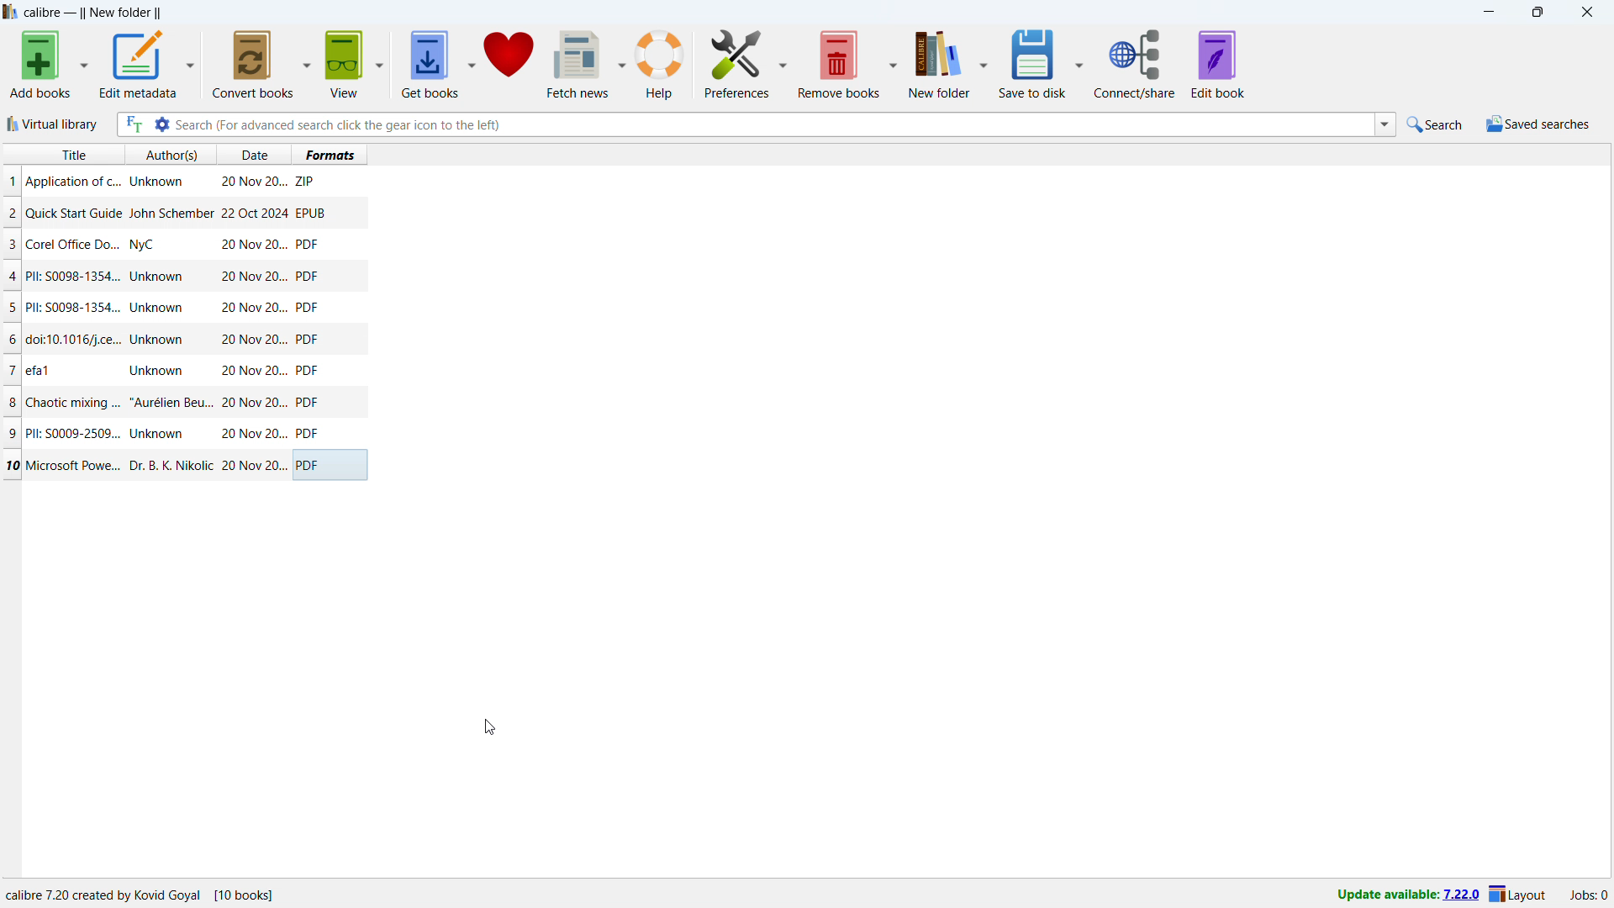  Describe the element at coordinates (15, 434) in the screenshot. I see `9` at that location.